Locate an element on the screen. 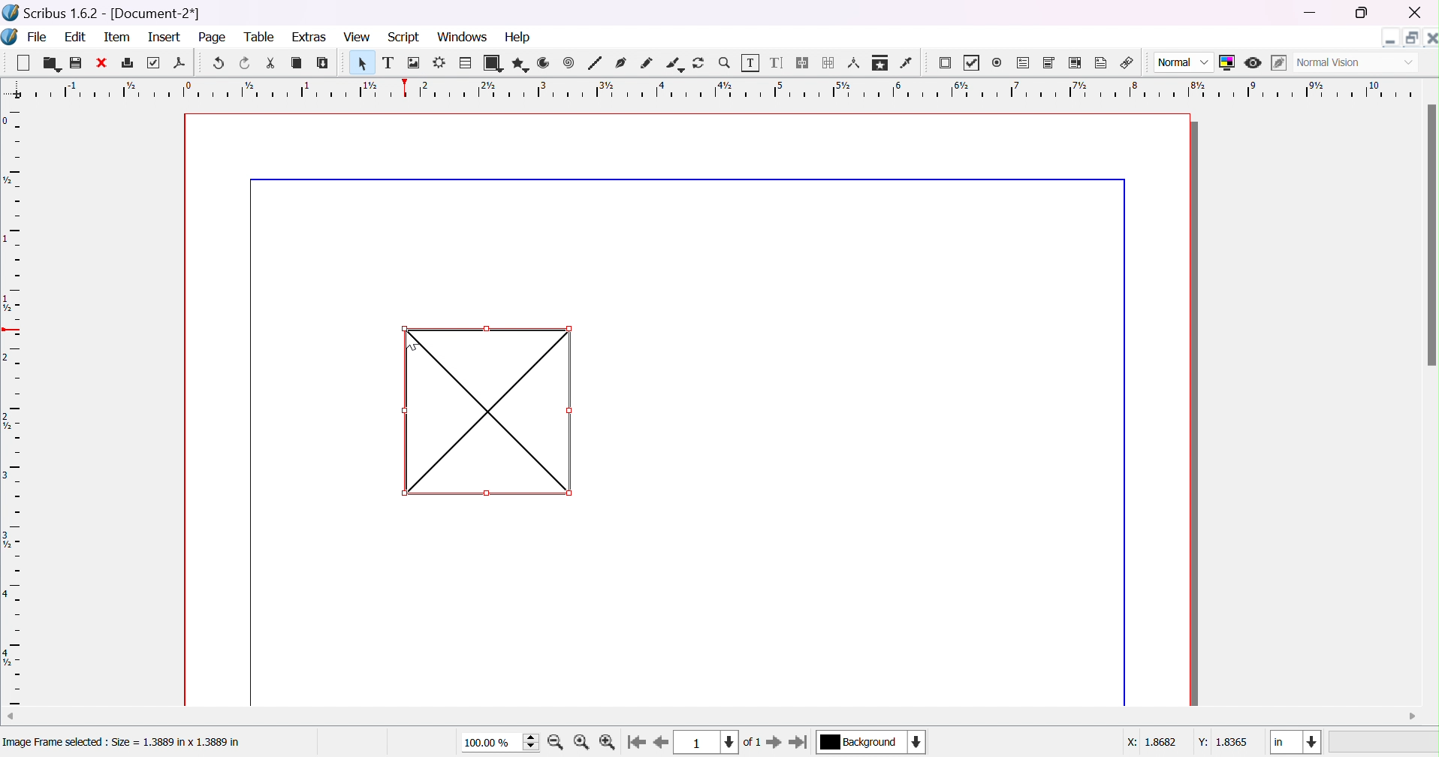 This screenshot has height=757, width=1439. PDF text field is located at coordinates (1024, 63).